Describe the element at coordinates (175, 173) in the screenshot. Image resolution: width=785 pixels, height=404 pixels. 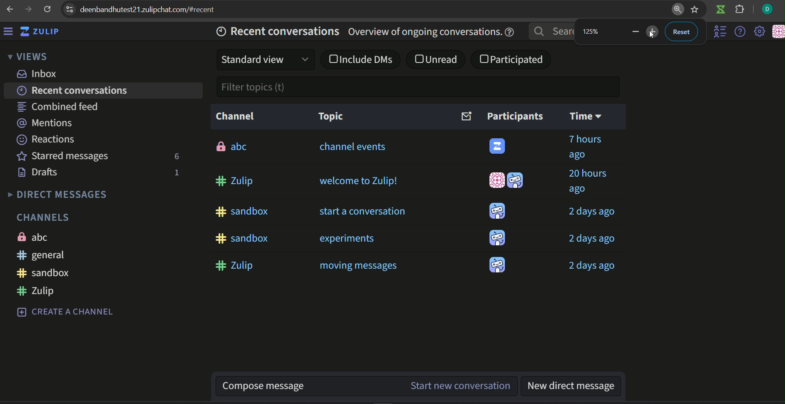
I see `number` at that location.